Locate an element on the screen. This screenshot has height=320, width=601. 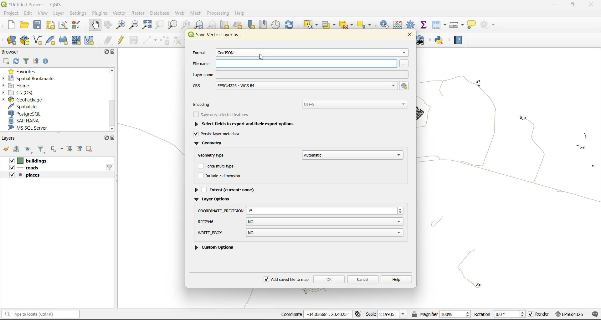
zoom last is located at coordinates (198, 25).